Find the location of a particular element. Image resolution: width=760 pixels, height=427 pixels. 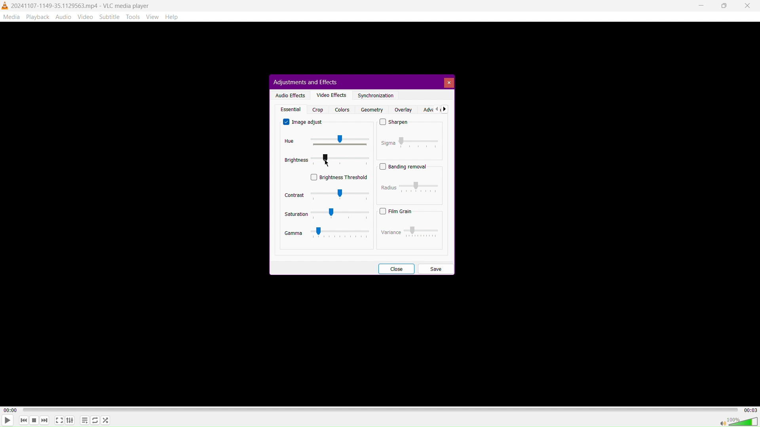

TImeline is located at coordinates (381, 409).